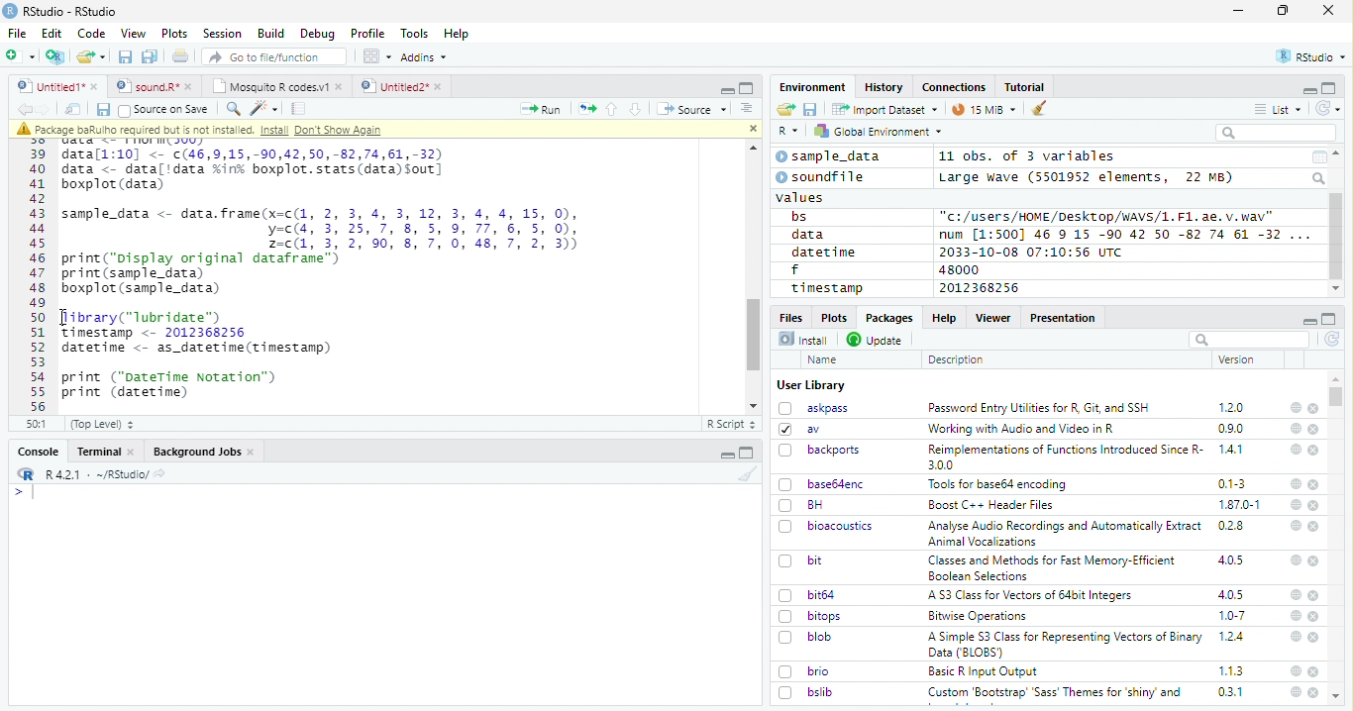 The width and height of the screenshot is (1353, 711). I want to click on package baRulho required but is not installed. Intall Don't show again., so click(205, 130).